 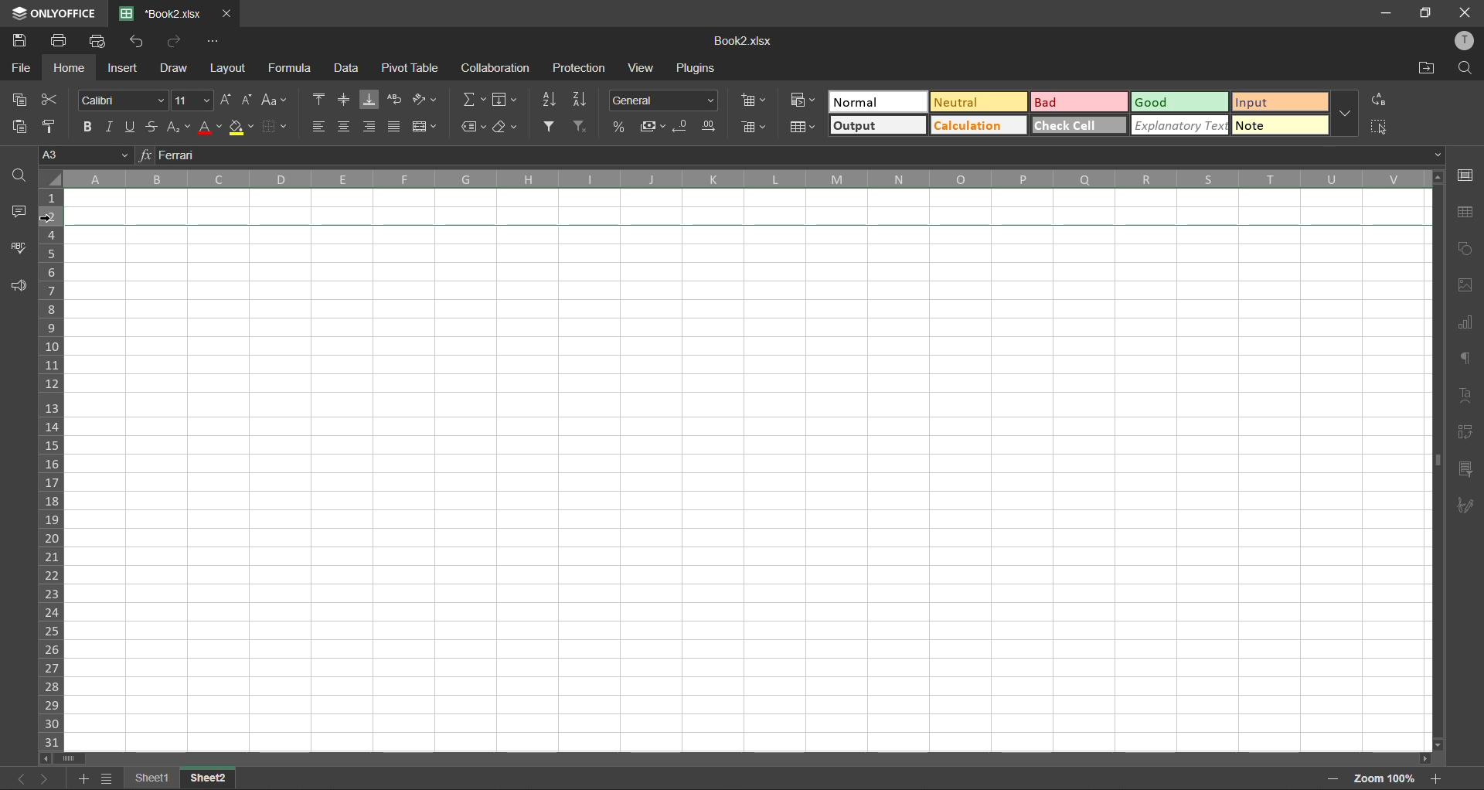 I want to click on conditional formatting, so click(x=804, y=99).